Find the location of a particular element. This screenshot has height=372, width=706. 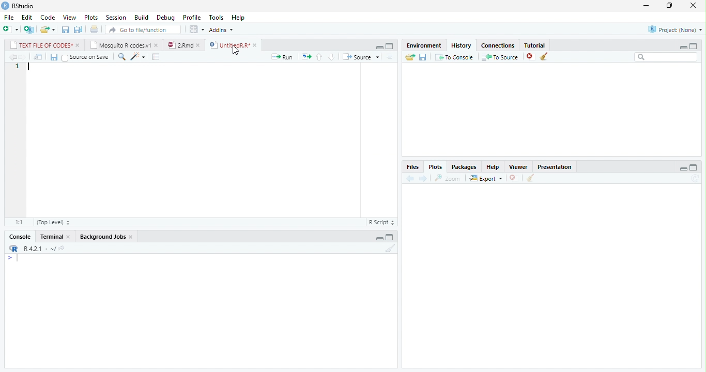

minimize is located at coordinates (379, 48).